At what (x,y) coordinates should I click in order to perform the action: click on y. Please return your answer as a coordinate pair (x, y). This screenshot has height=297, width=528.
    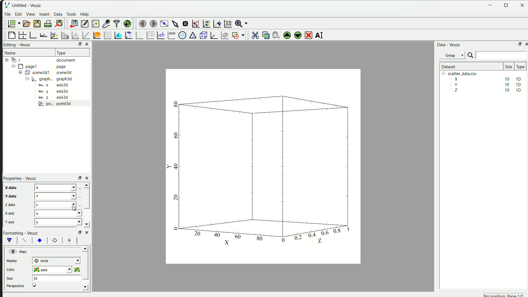
    Looking at the image, I should click on (61, 196).